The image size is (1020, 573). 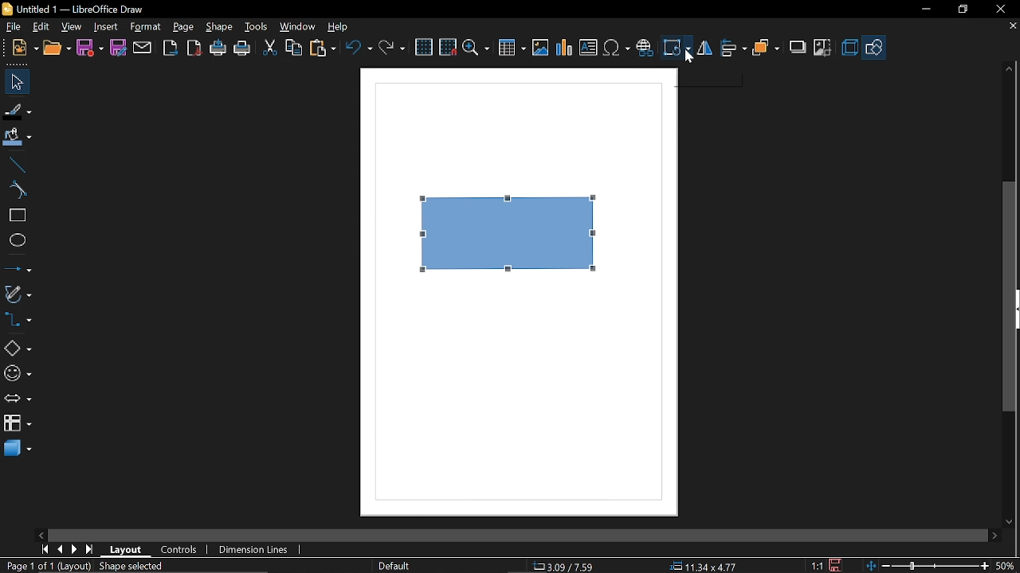 What do you see at coordinates (925, 10) in the screenshot?
I see `minimize` at bounding box center [925, 10].